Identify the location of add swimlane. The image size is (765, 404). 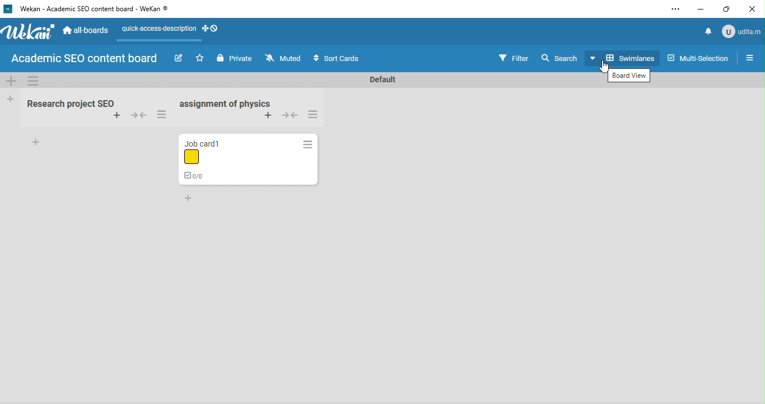
(13, 81).